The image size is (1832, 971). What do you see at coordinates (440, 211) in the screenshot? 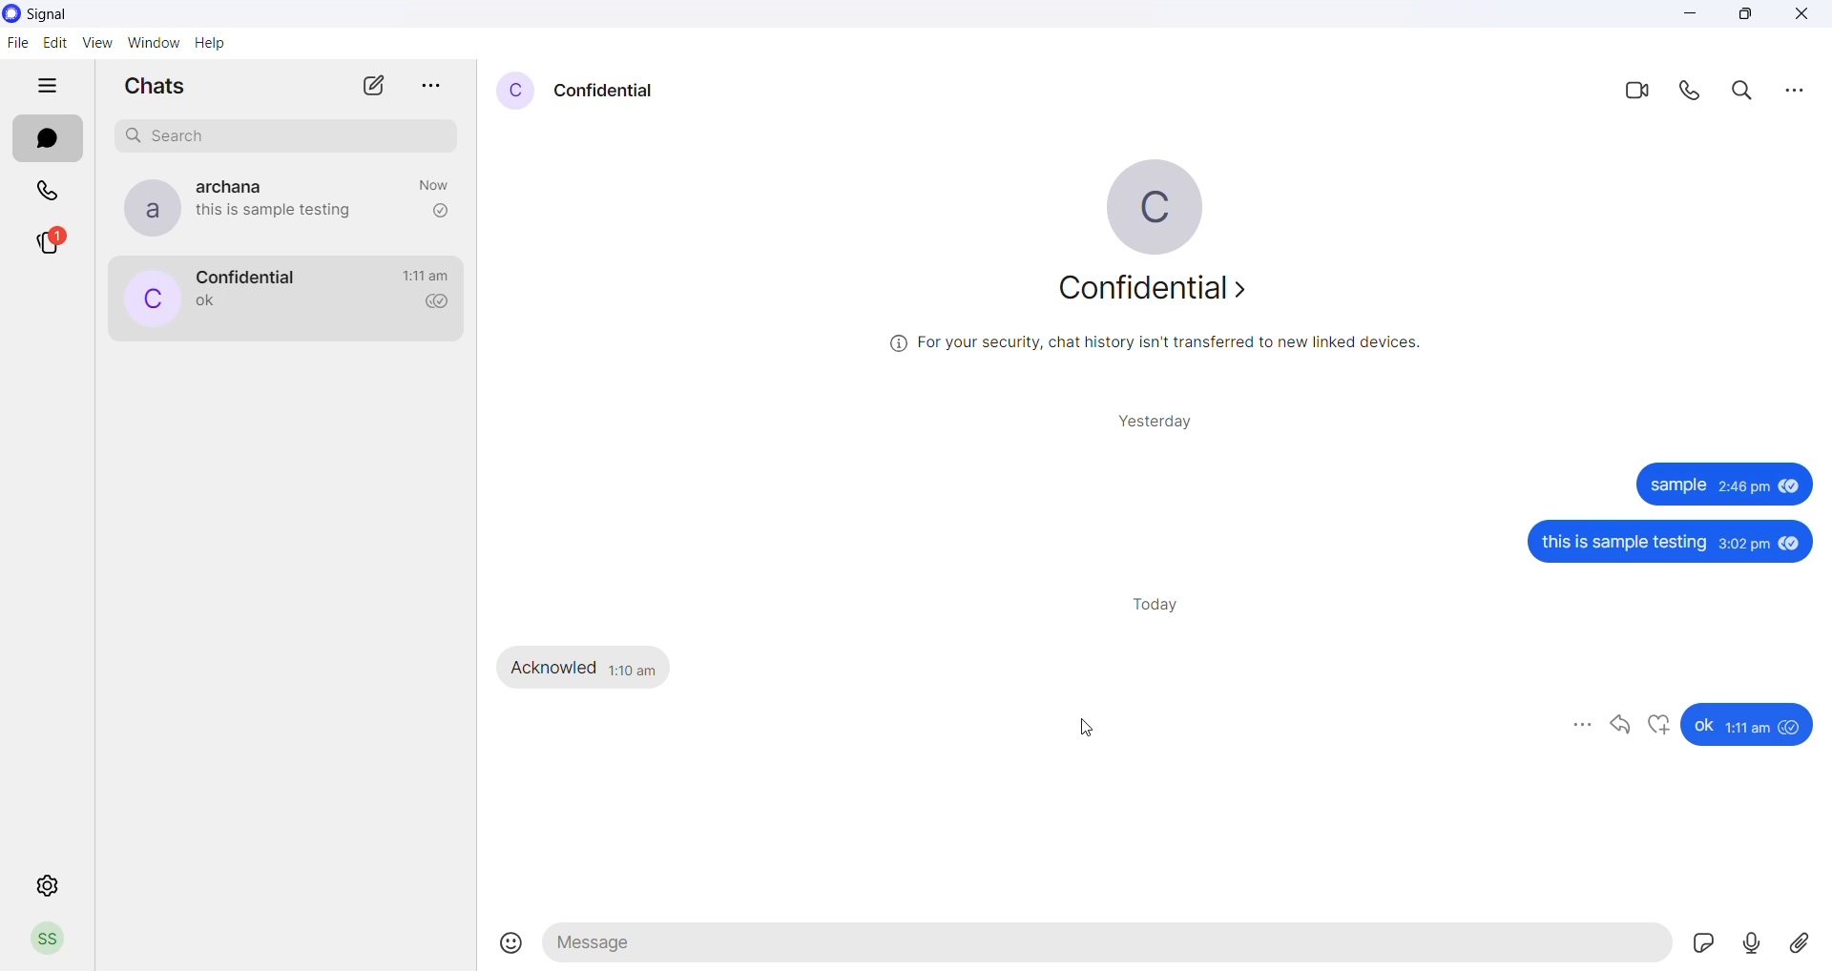
I see `read recipient` at bounding box center [440, 211].